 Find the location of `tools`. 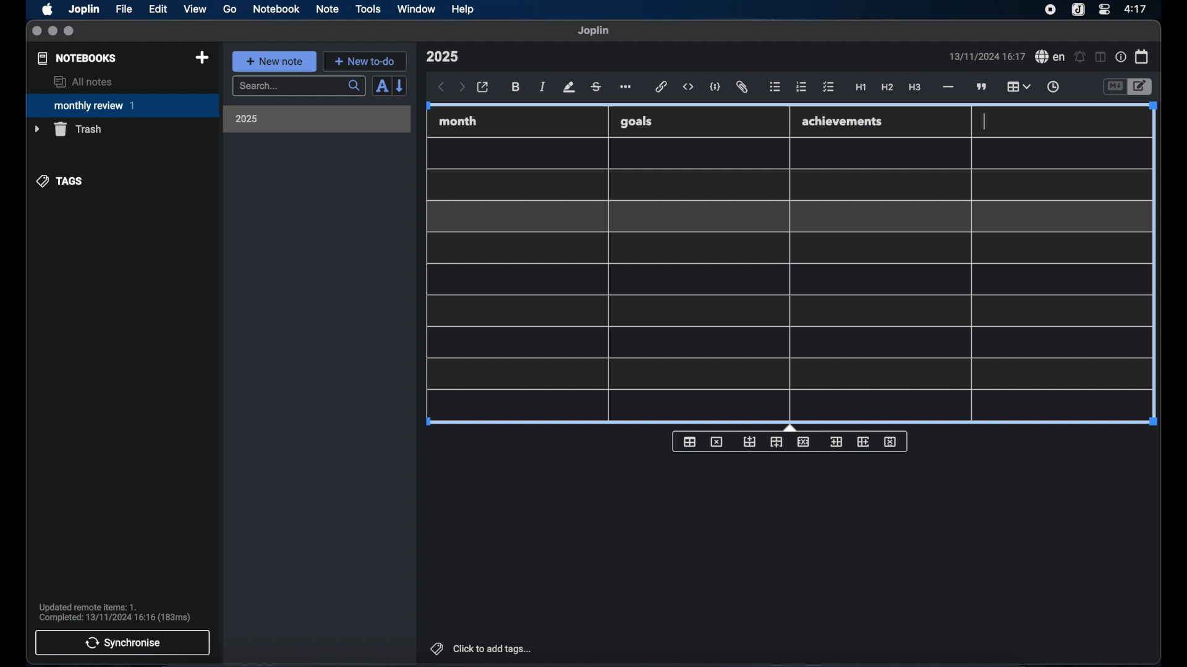

tools is located at coordinates (368, 9).